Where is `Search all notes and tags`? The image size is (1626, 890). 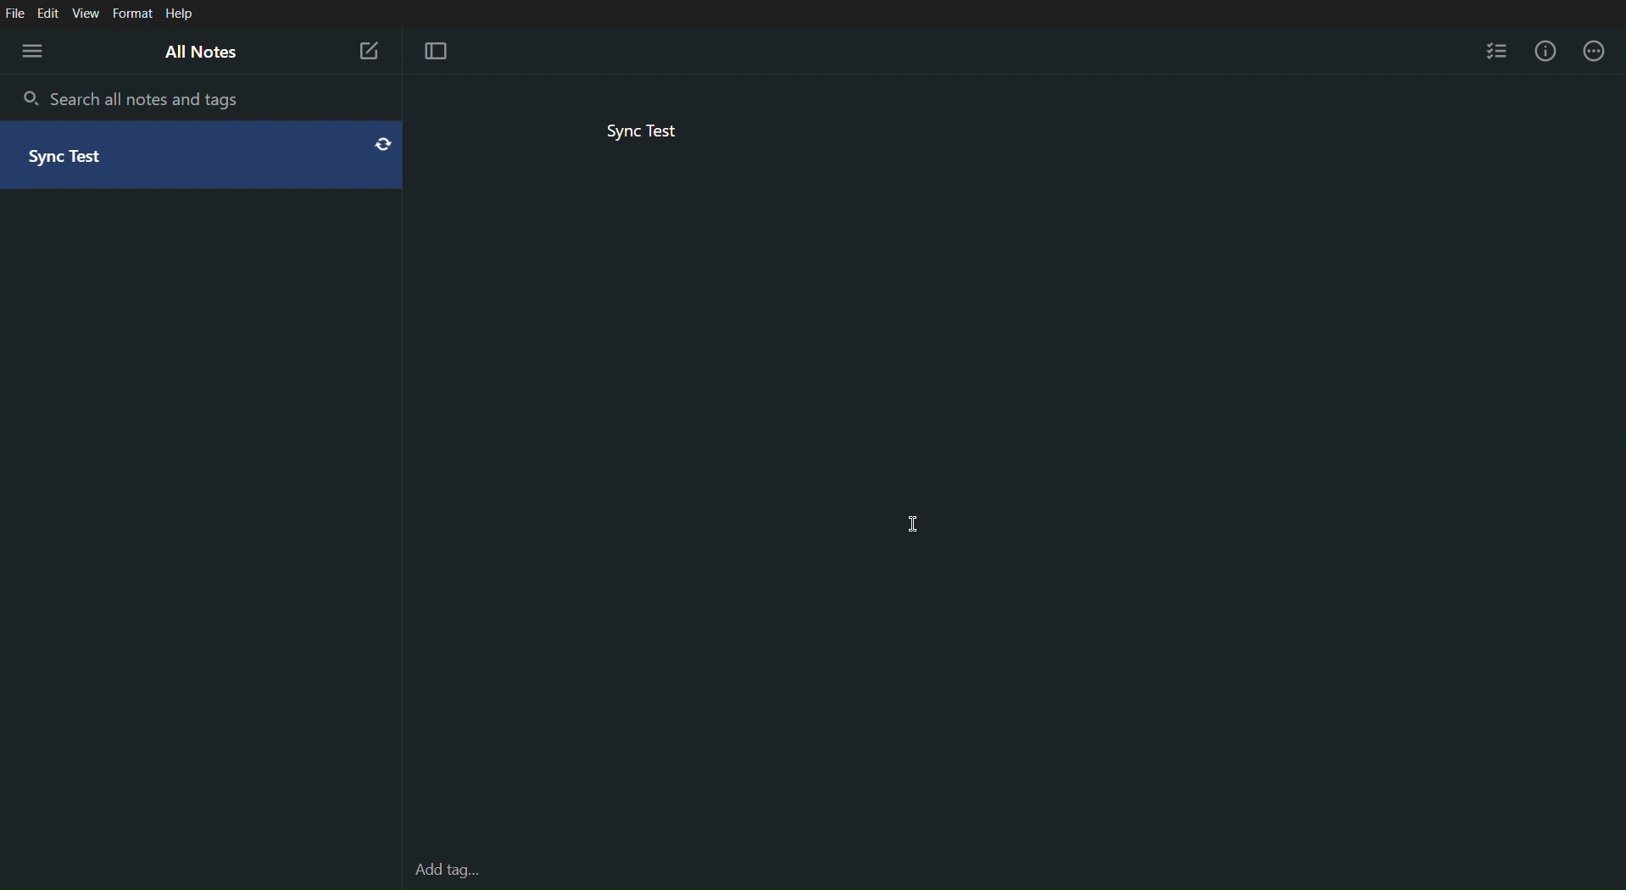 Search all notes and tags is located at coordinates (140, 97).